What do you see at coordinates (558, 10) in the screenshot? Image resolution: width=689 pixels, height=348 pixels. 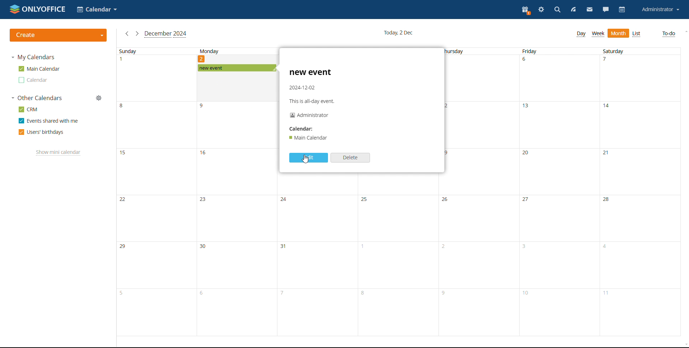 I see `search` at bounding box center [558, 10].